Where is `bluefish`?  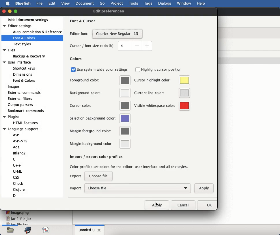
bluefish is located at coordinates (23, 4).